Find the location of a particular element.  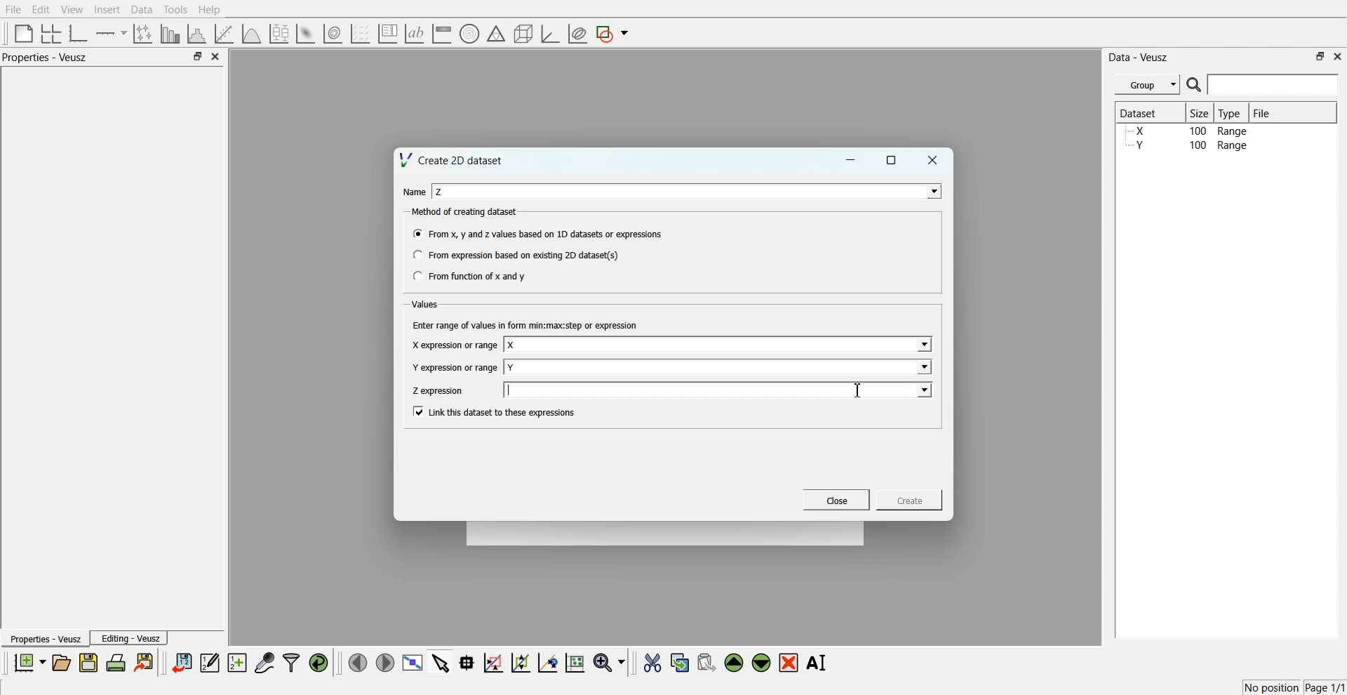

Recenter graph axes is located at coordinates (549, 662).